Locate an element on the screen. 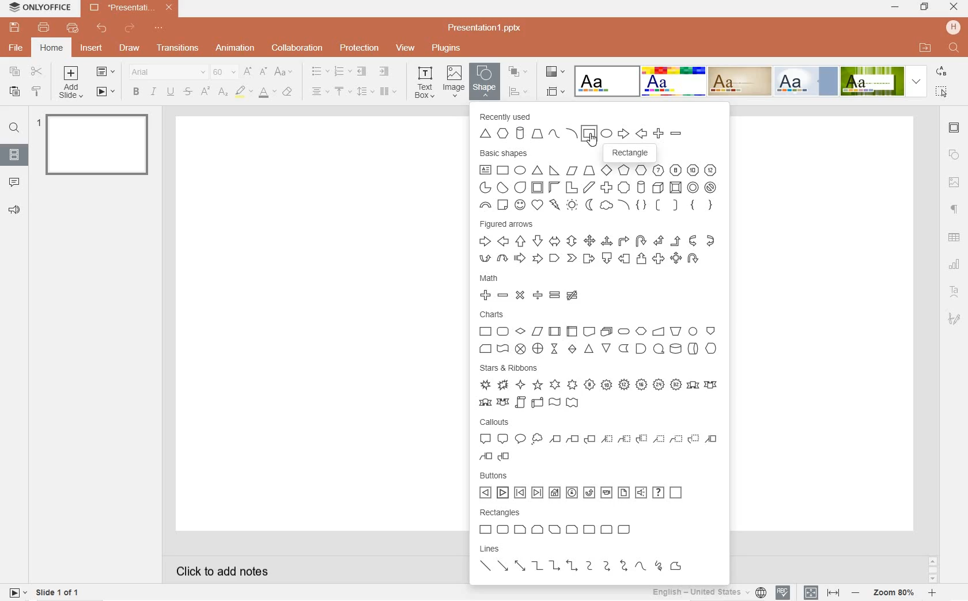 The width and height of the screenshot is (968, 601). Round single corner rectangle is located at coordinates (589, 530).